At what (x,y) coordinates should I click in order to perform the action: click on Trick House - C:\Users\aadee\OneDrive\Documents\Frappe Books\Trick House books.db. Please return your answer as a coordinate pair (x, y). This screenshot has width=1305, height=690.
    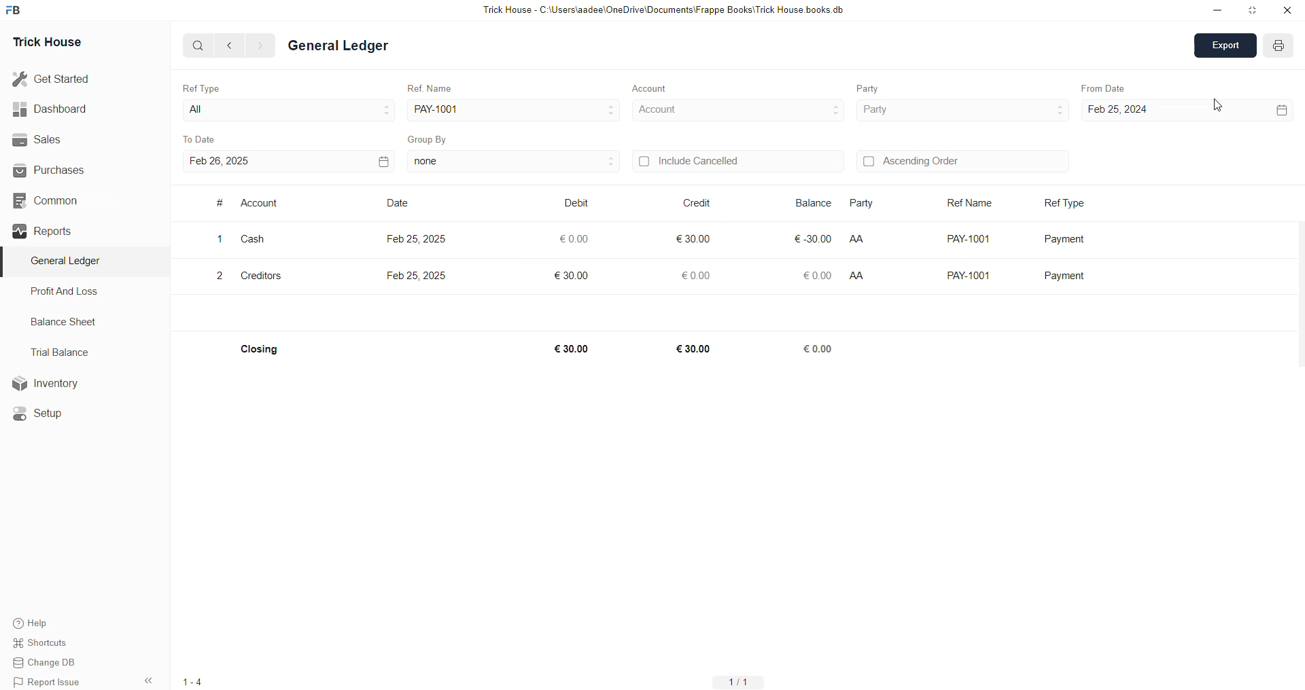
    Looking at the image, I should click on (666, 10).